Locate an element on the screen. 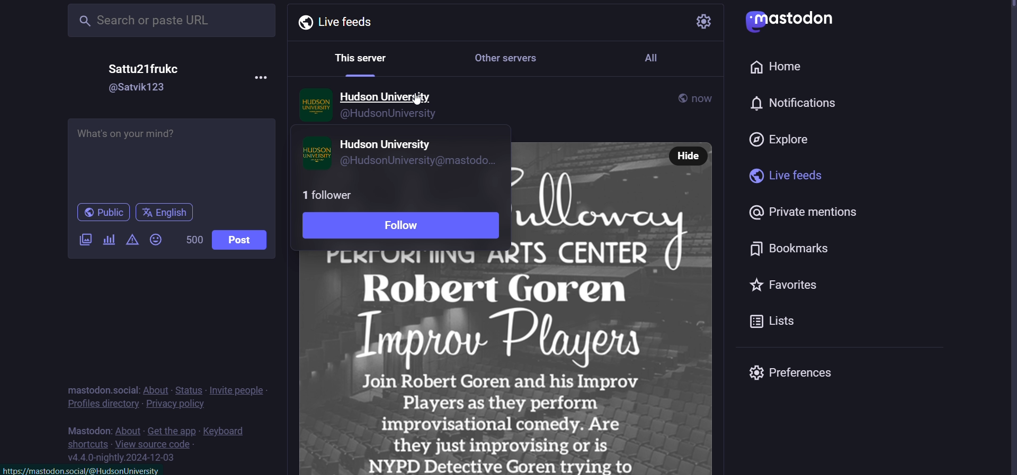 Image resolution: width=1017 pixels, height=475 pixels. Hudson University is located at coordinates (389, 95).